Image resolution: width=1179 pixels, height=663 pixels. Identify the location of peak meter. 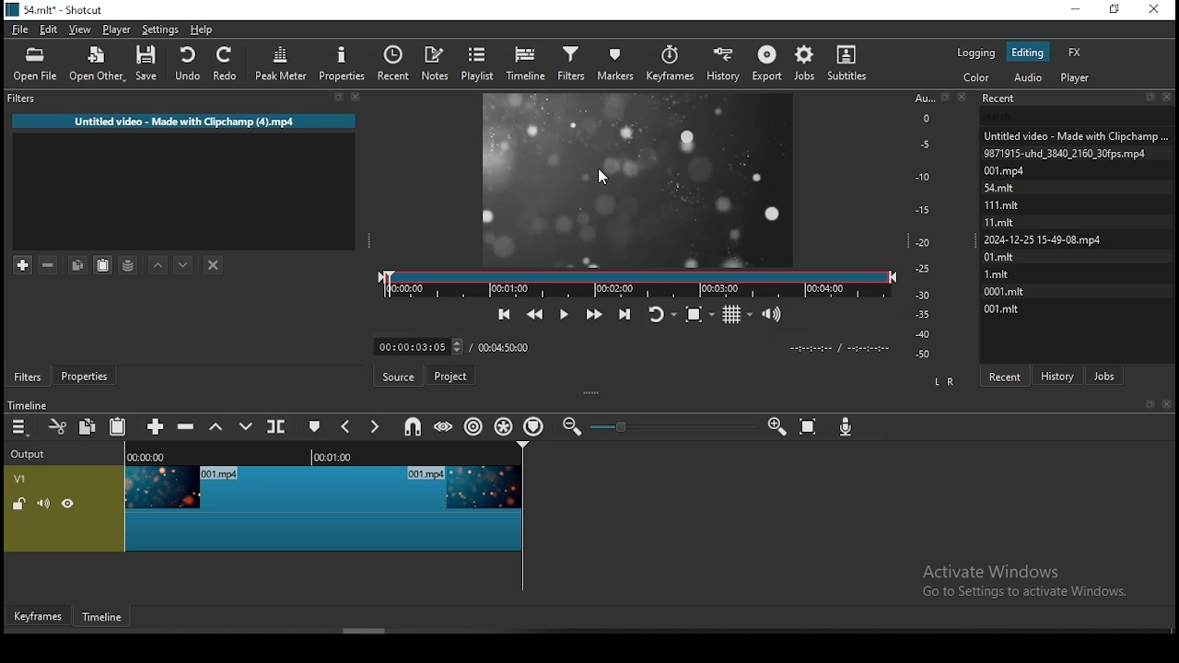
(281, 66).